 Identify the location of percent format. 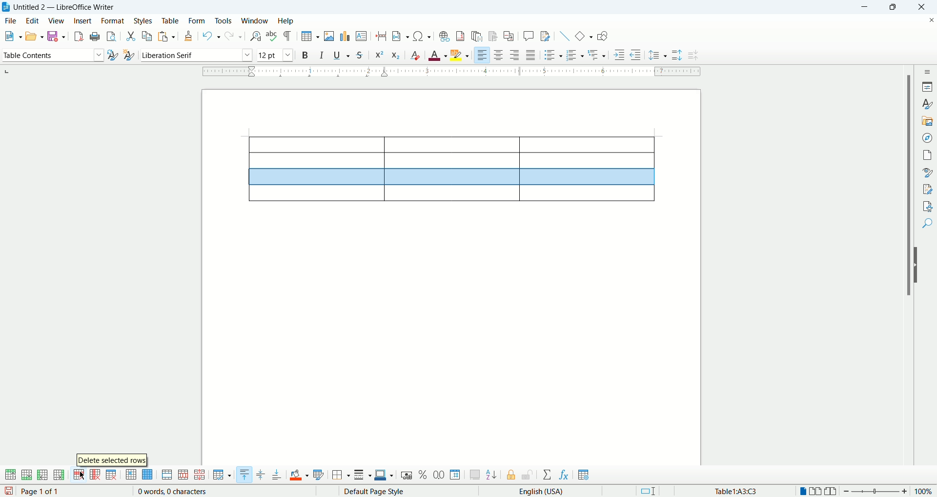
(423, 476).